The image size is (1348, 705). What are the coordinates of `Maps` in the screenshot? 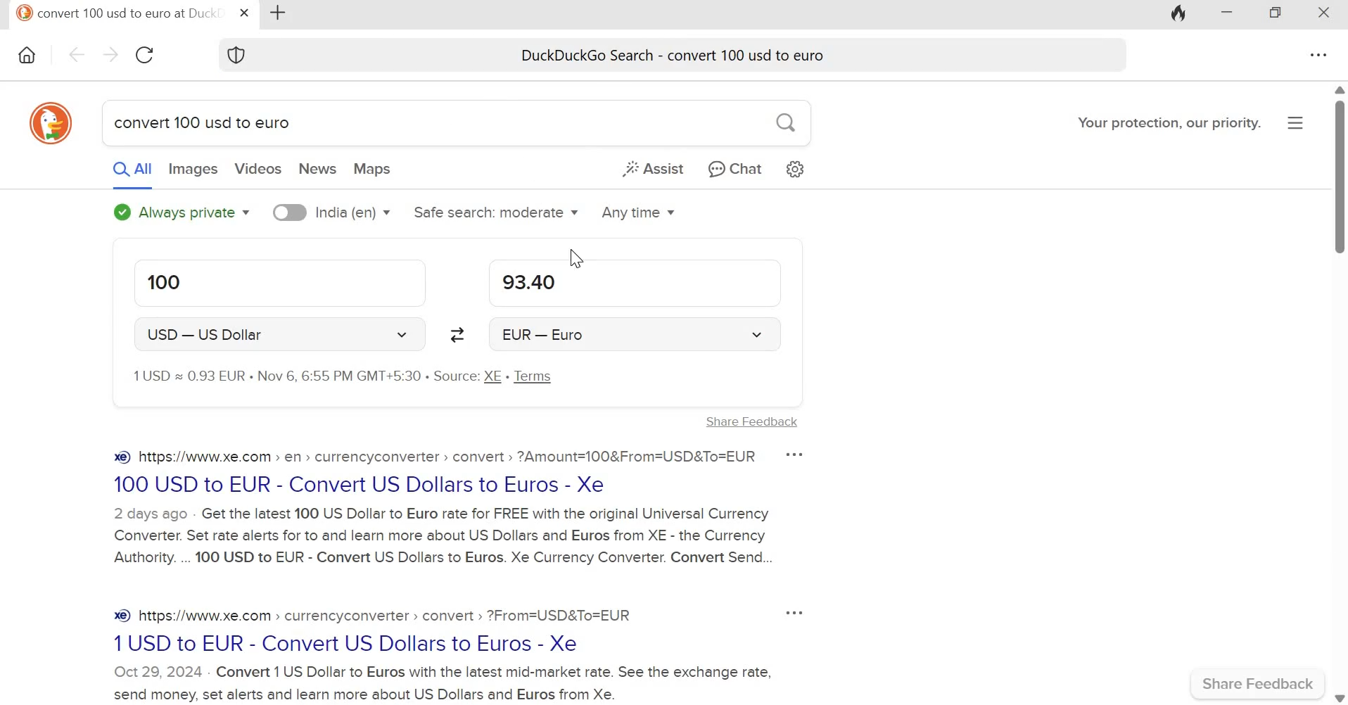 It's located at (373, 169).